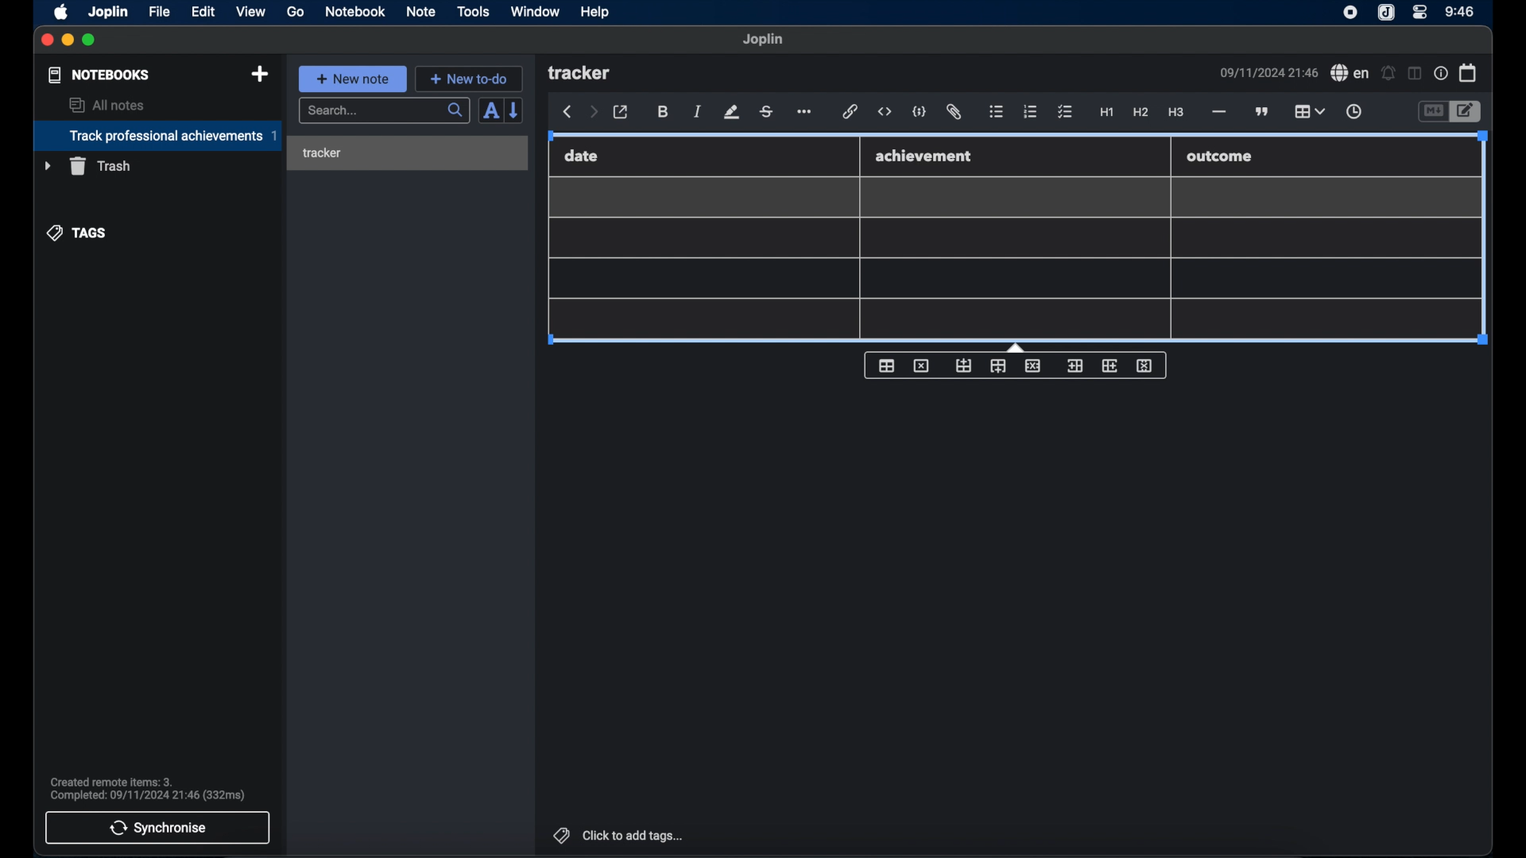 This screenshot has height=858, width=1526. I want to click on toggle editor, so click(1466, 111).